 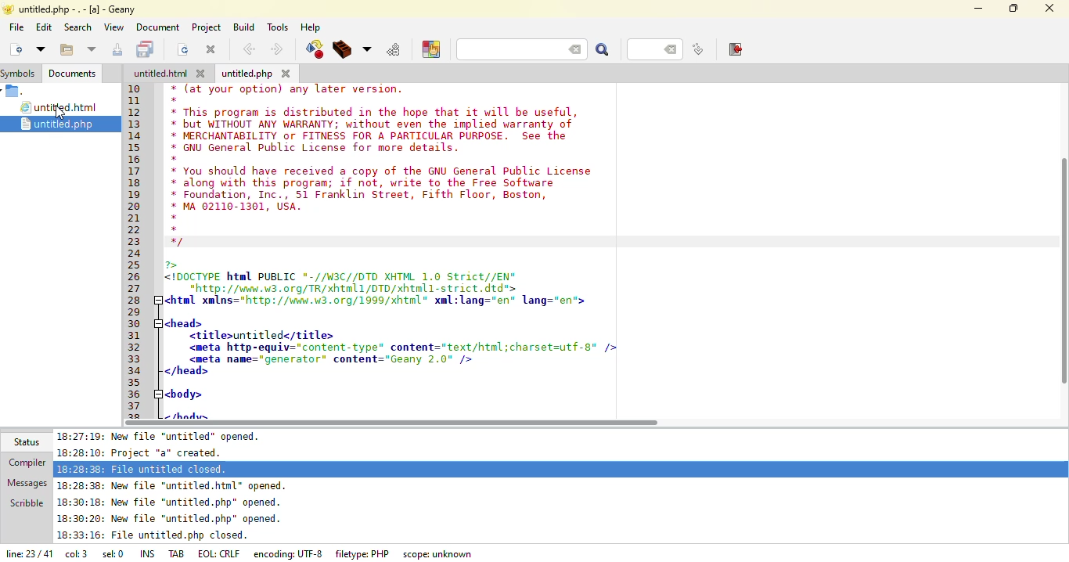 I want to click on cursor, so click(x=67, y=115).